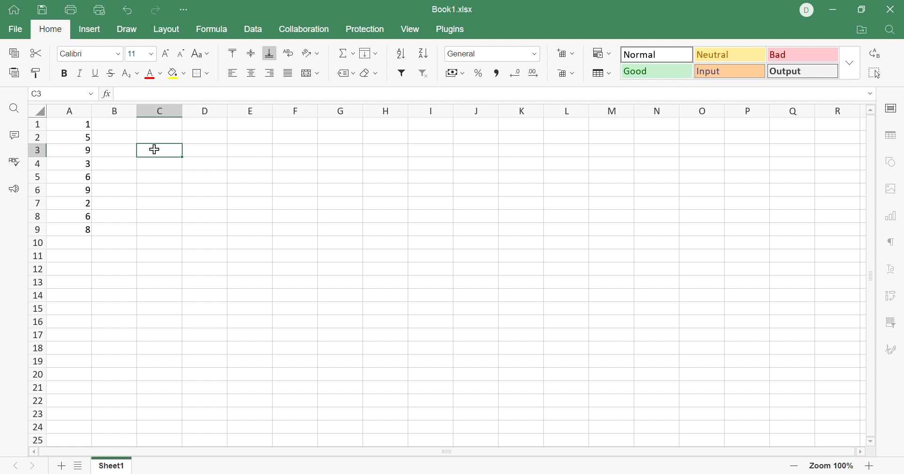 This screenshot has height=474, width=904. Describe the element at coordinates (249, 53) in the screenshot. I see `Align Middle` at that location.